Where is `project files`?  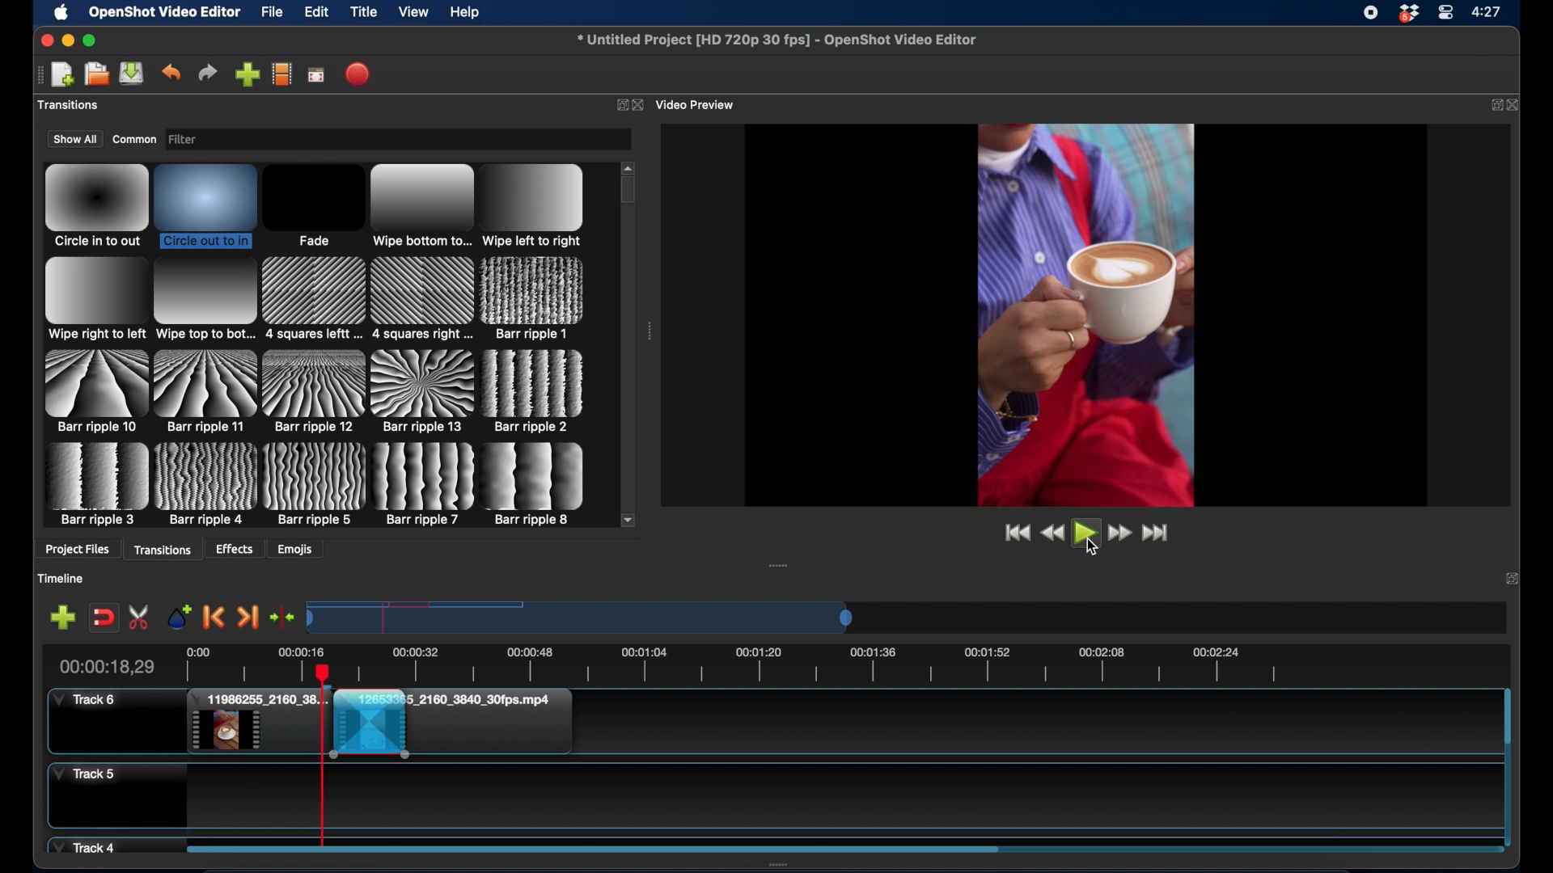 project files is located at coordinates (72, 106).